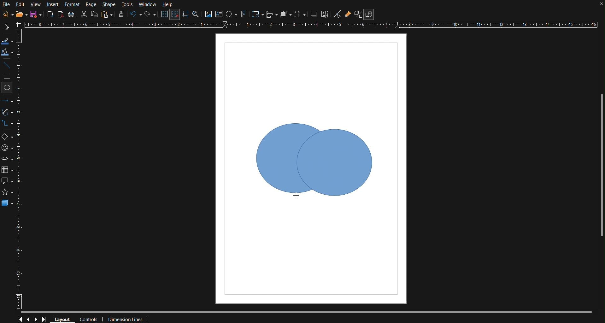 This screenshot has height=323, width=605. I want to click on Select, so click(8, 27).